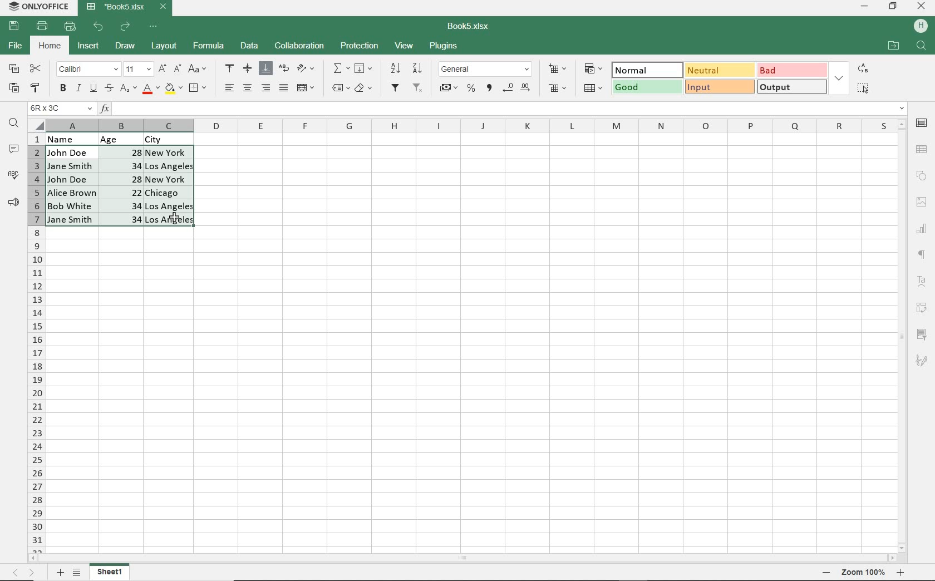  What do you see at coordinates (593, 68) in the screenshot?
I see `CONDITIONAL FORMATING` at bounding box center [593, 68].